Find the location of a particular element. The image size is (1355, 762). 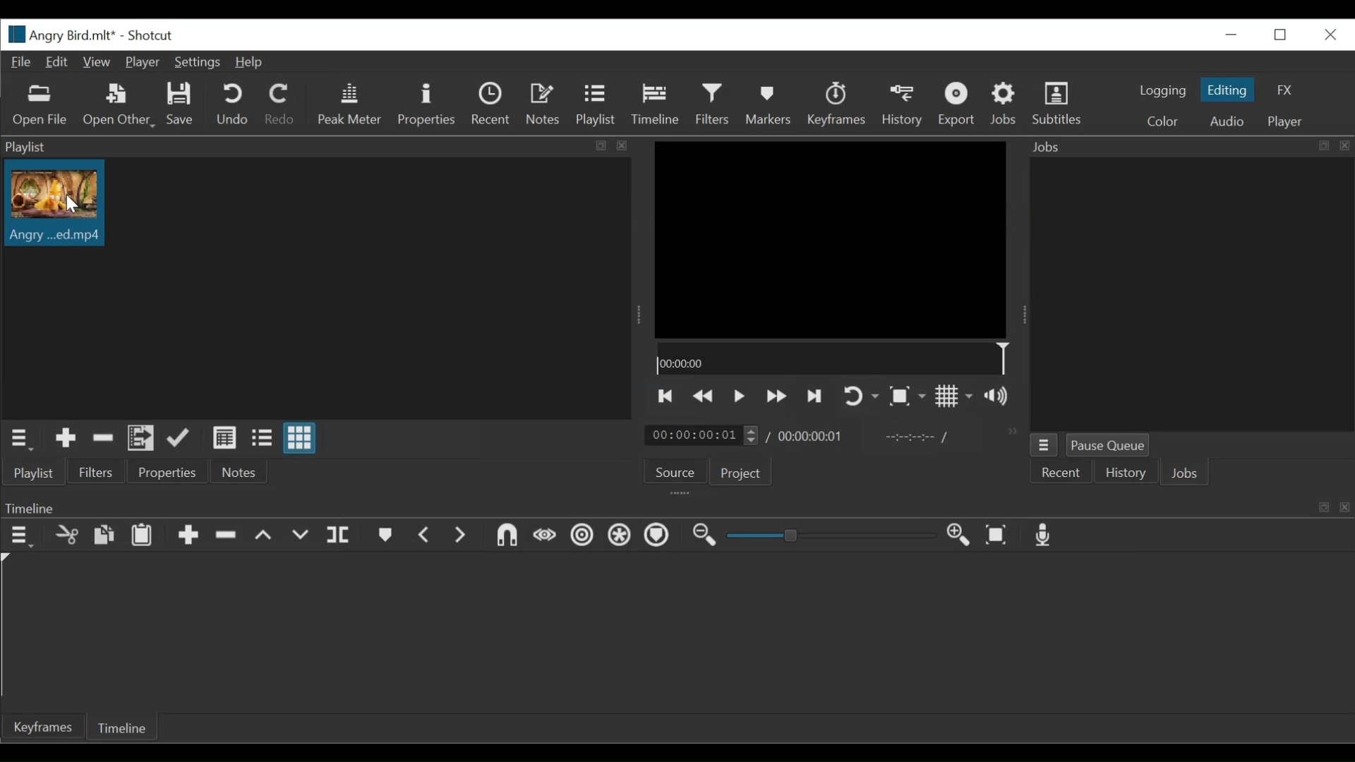

Toggle player looping is located at coordinates (860, 397).